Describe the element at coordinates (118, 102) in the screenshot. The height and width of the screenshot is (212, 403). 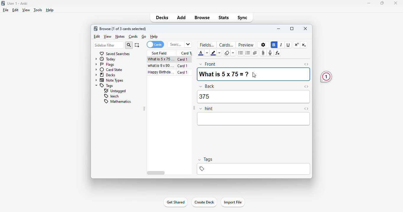
I see `mathematics` at that location.